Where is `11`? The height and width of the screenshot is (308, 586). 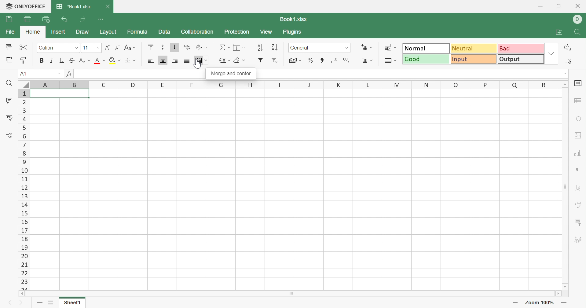 11 is located at coordinates (86, 48).